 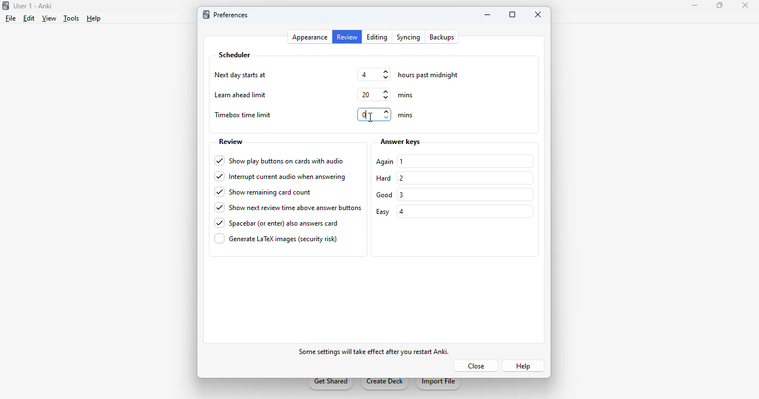 I want to click on close, so click(x=479, y=366).